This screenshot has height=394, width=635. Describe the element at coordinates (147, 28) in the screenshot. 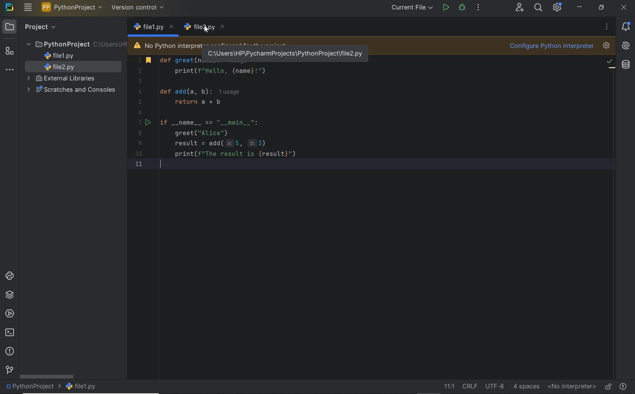

I see `file name` at that location.